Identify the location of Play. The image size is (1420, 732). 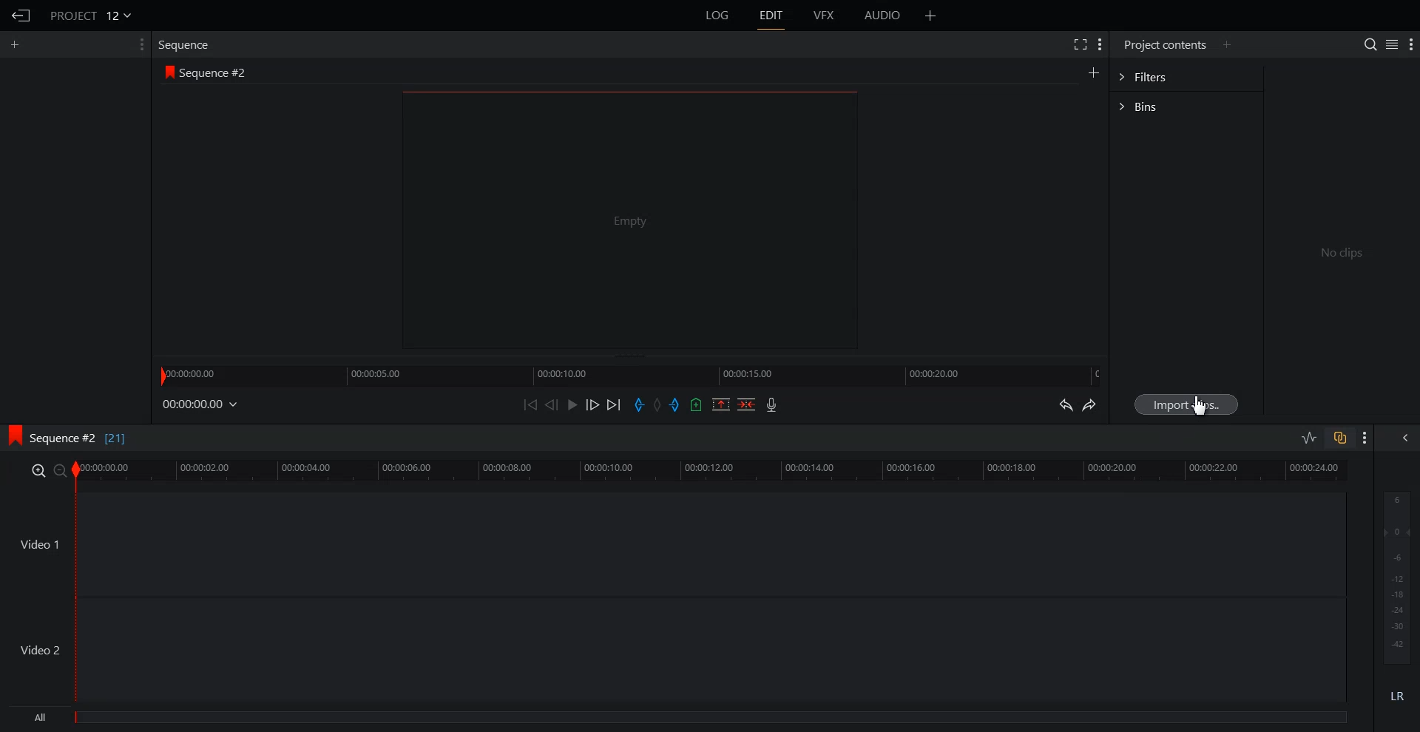
(572, 404).